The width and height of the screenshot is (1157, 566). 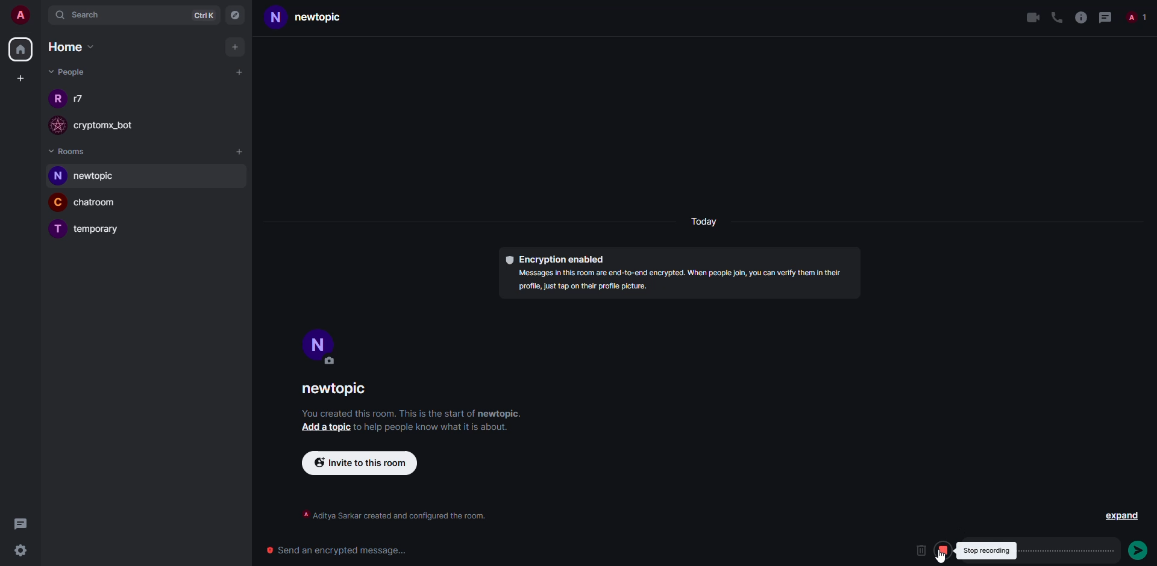 I want to click on room, so click(x=103, y=205).